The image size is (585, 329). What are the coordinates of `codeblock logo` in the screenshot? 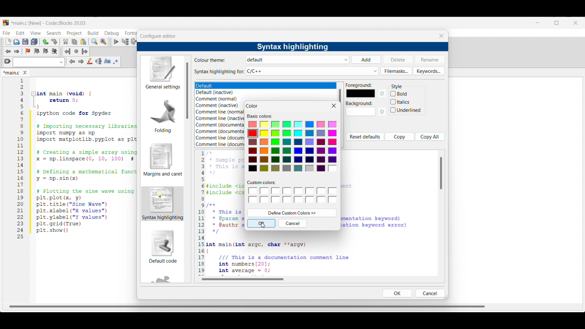 It's located at (6, 23).